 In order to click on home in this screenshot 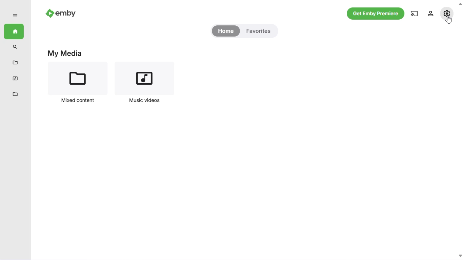, I will do `click(226, 31)`.